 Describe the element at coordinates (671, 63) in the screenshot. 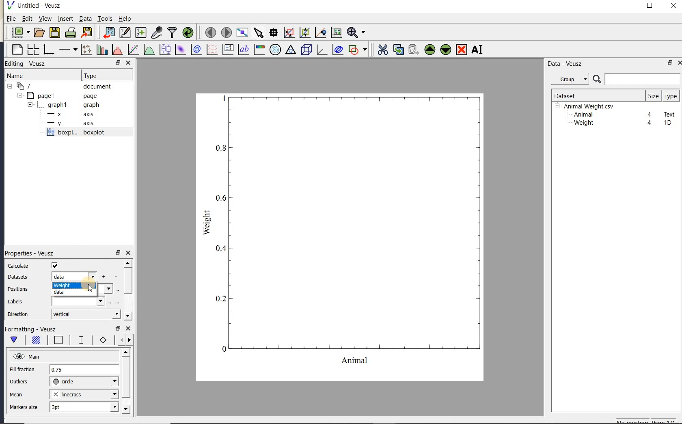

I see `restore` at that location.